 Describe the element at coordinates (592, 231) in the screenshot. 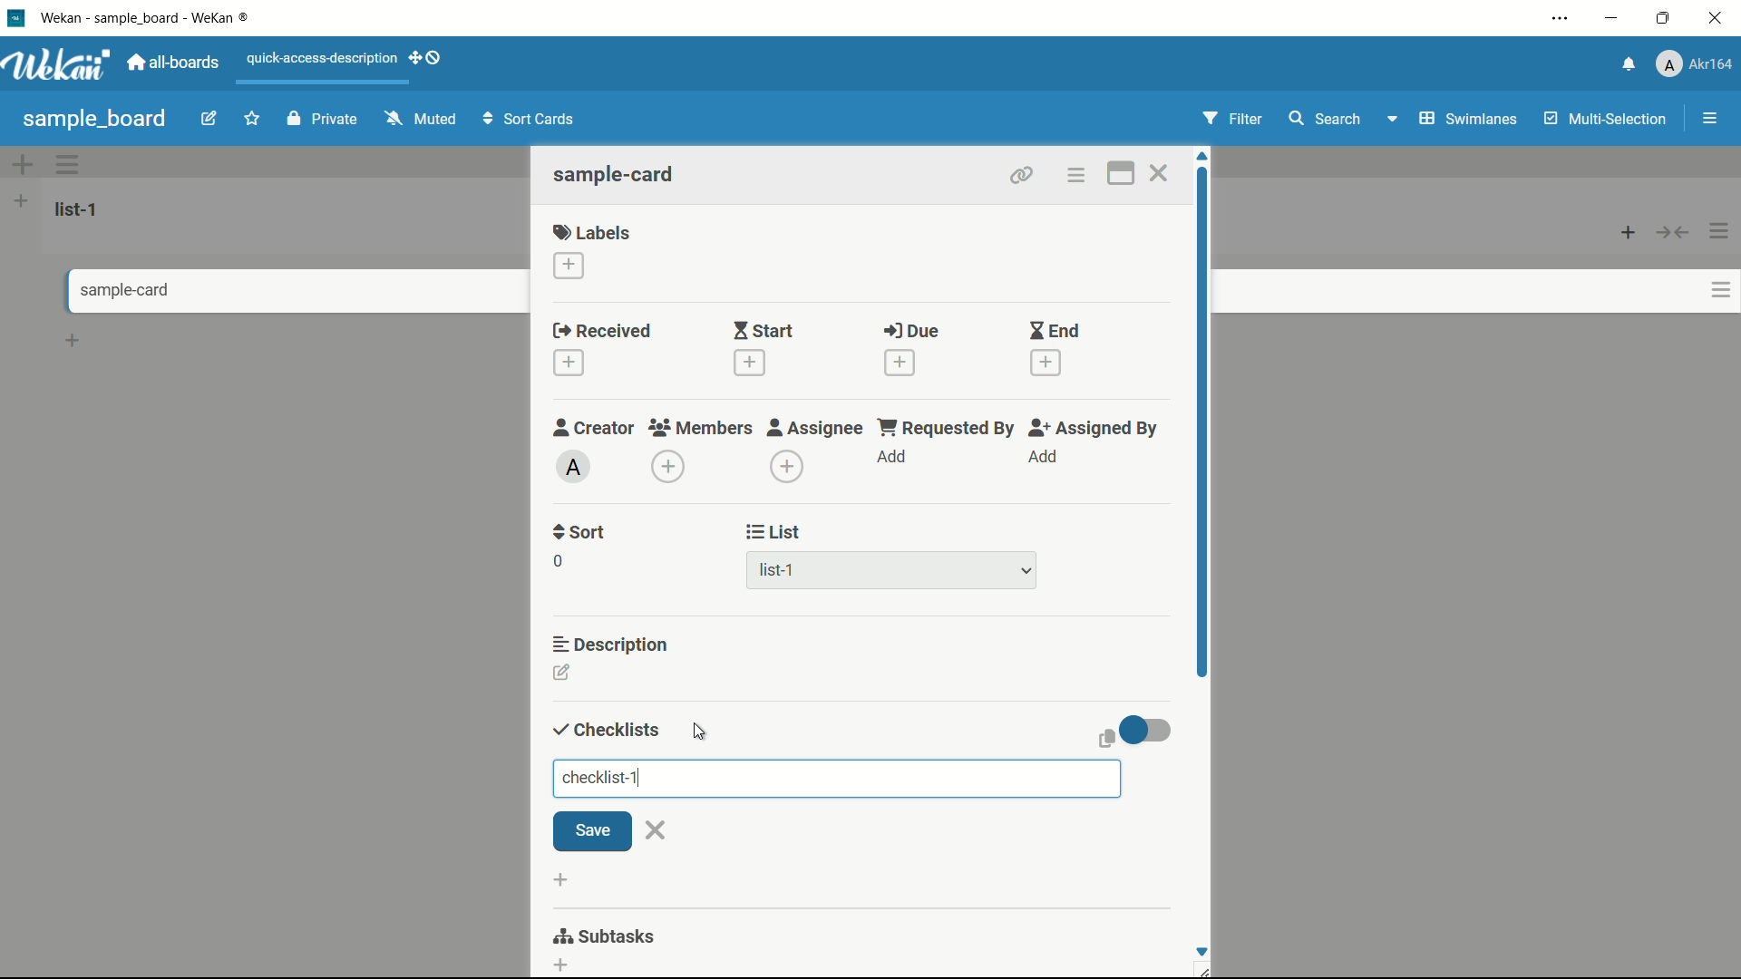

I see `labels` at that location.